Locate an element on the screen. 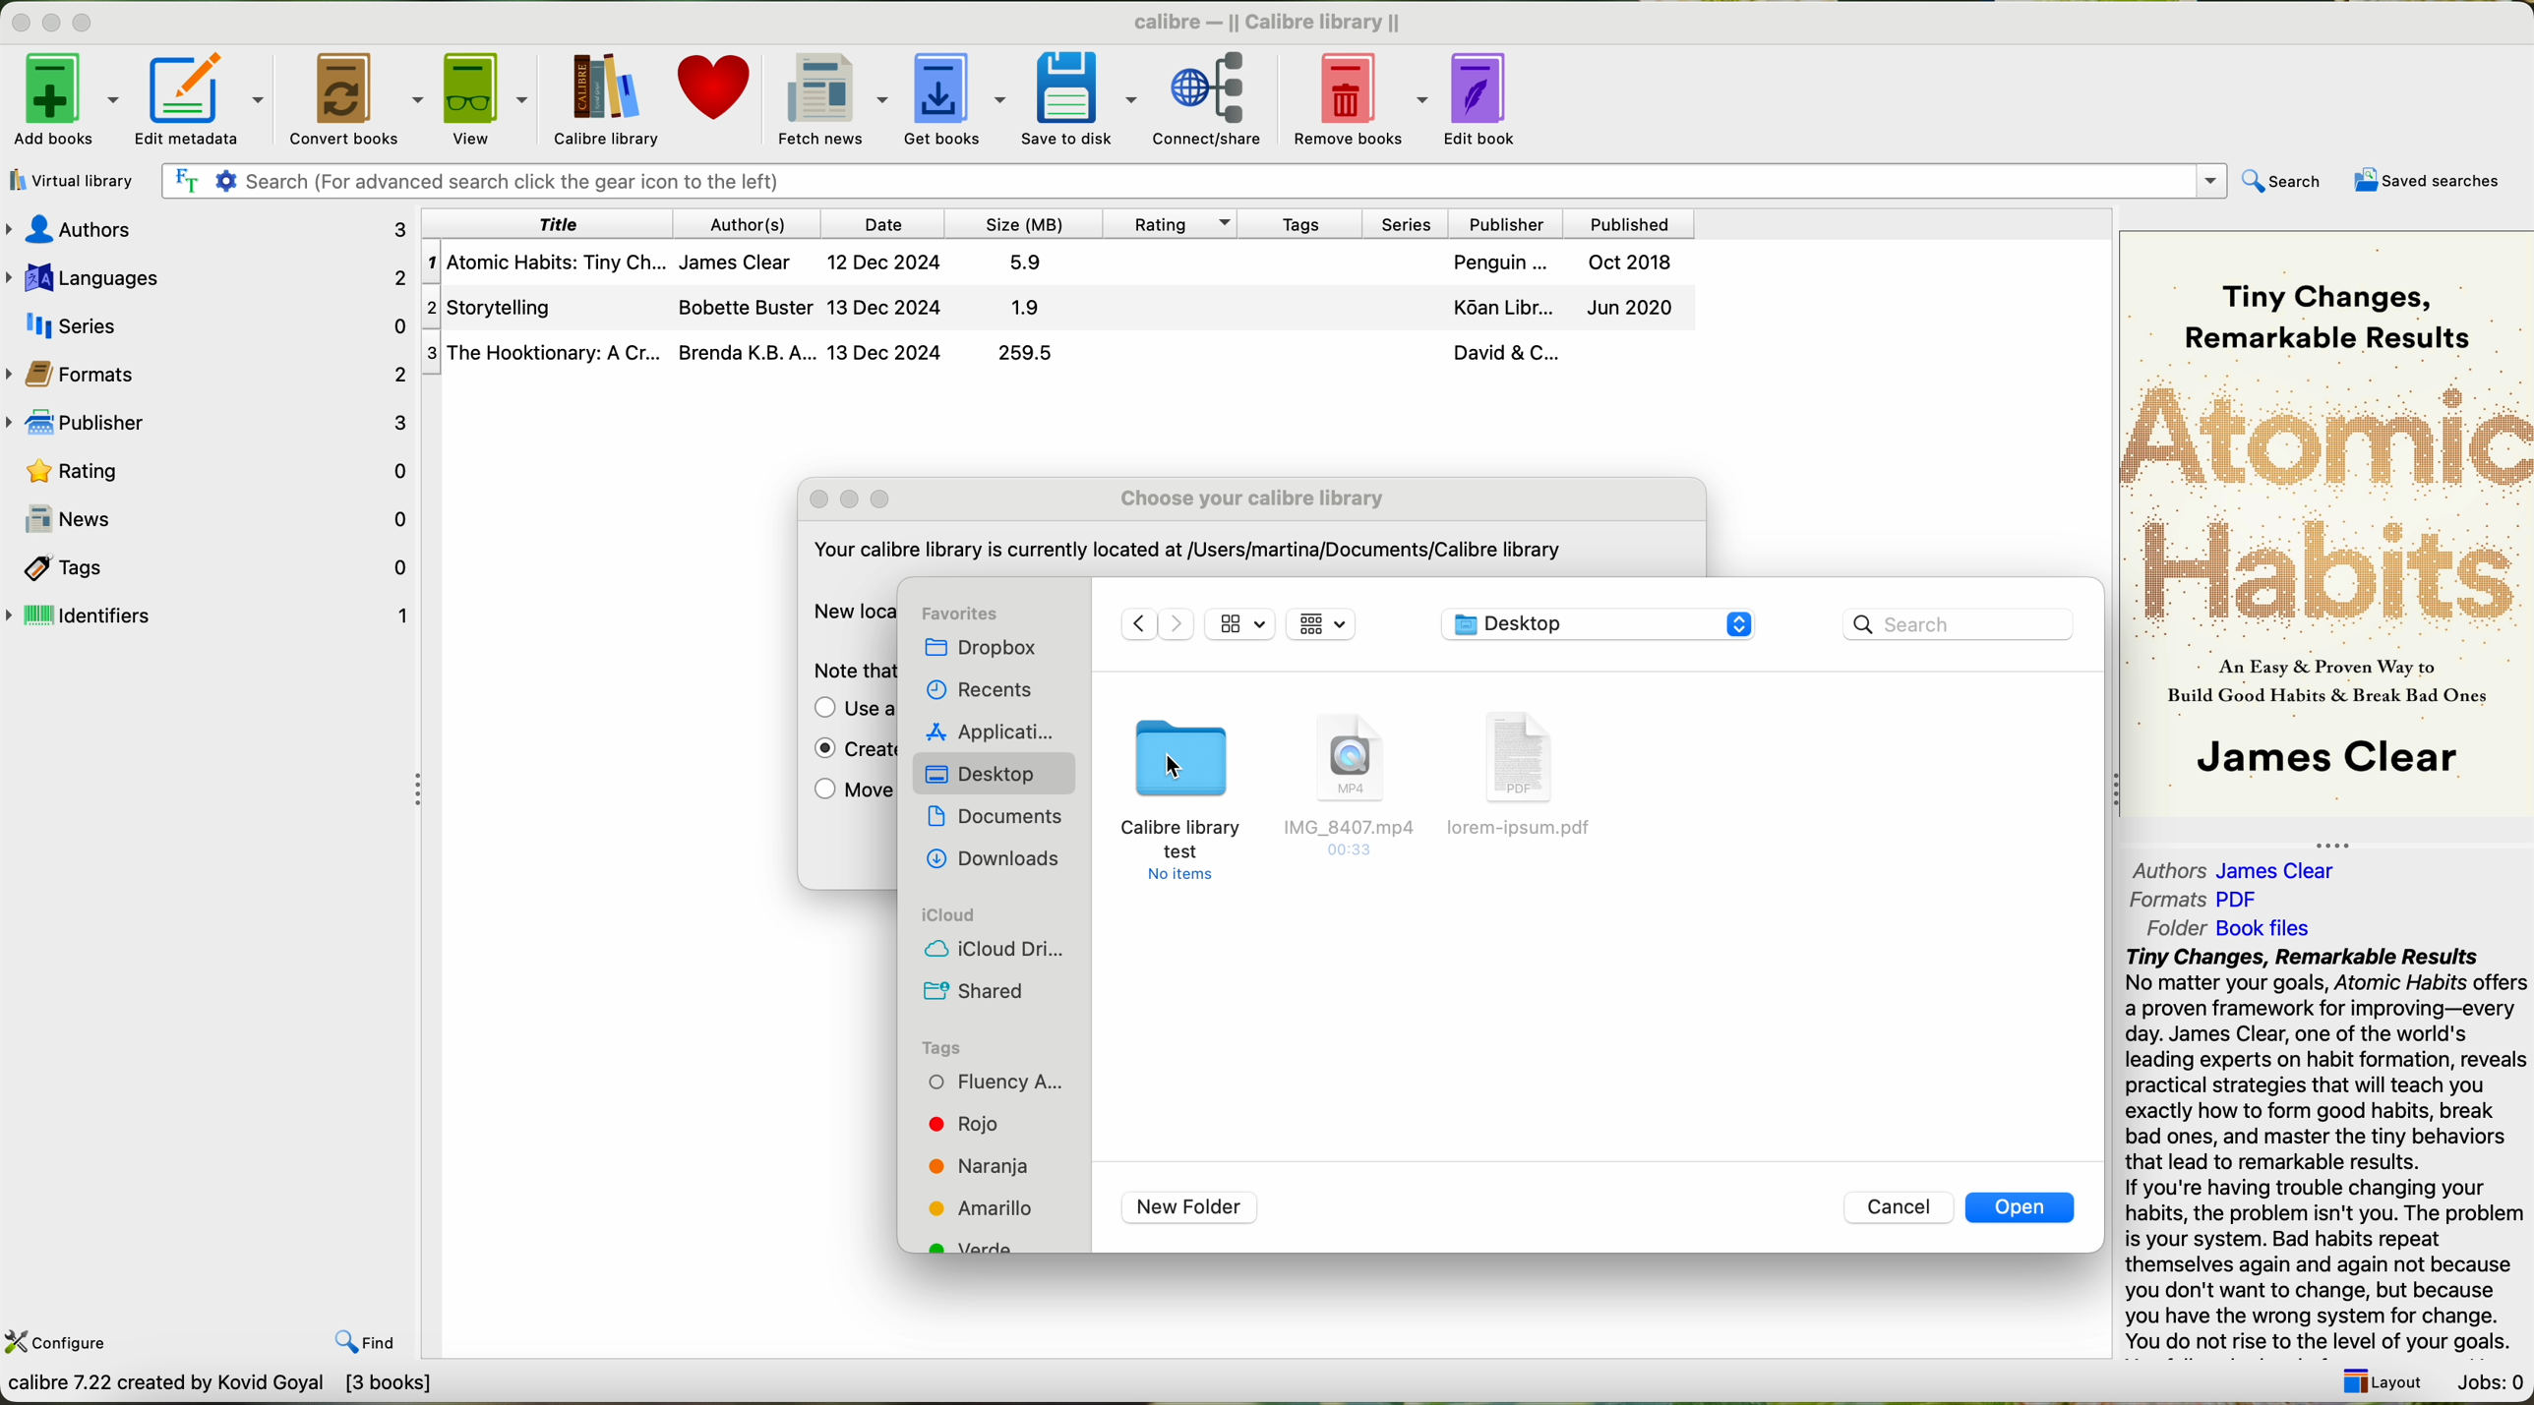  | Fr ¢ Search (For advanced search click the gear icon to the left) is located at coordinates (1186, 179).